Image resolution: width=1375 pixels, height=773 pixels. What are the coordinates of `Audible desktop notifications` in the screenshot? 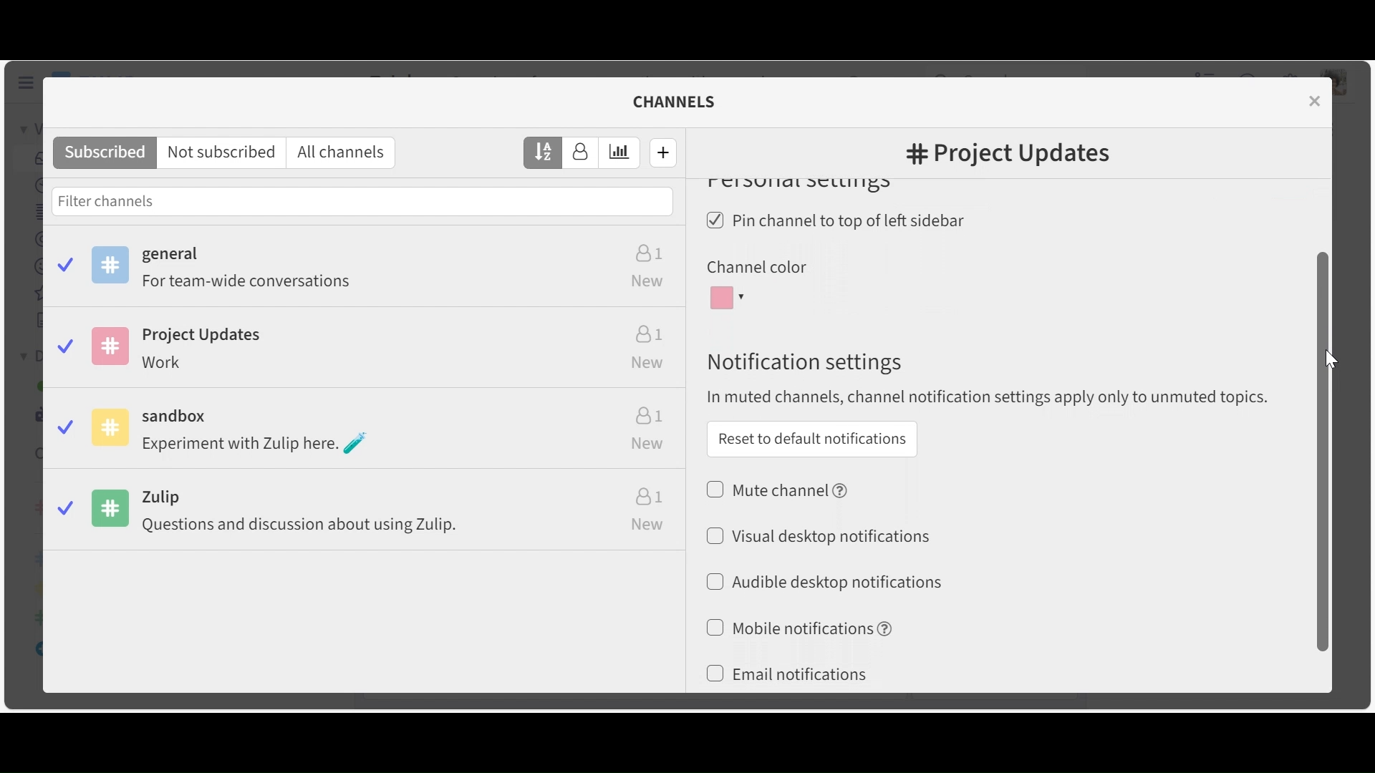 It's located at (835, 583).